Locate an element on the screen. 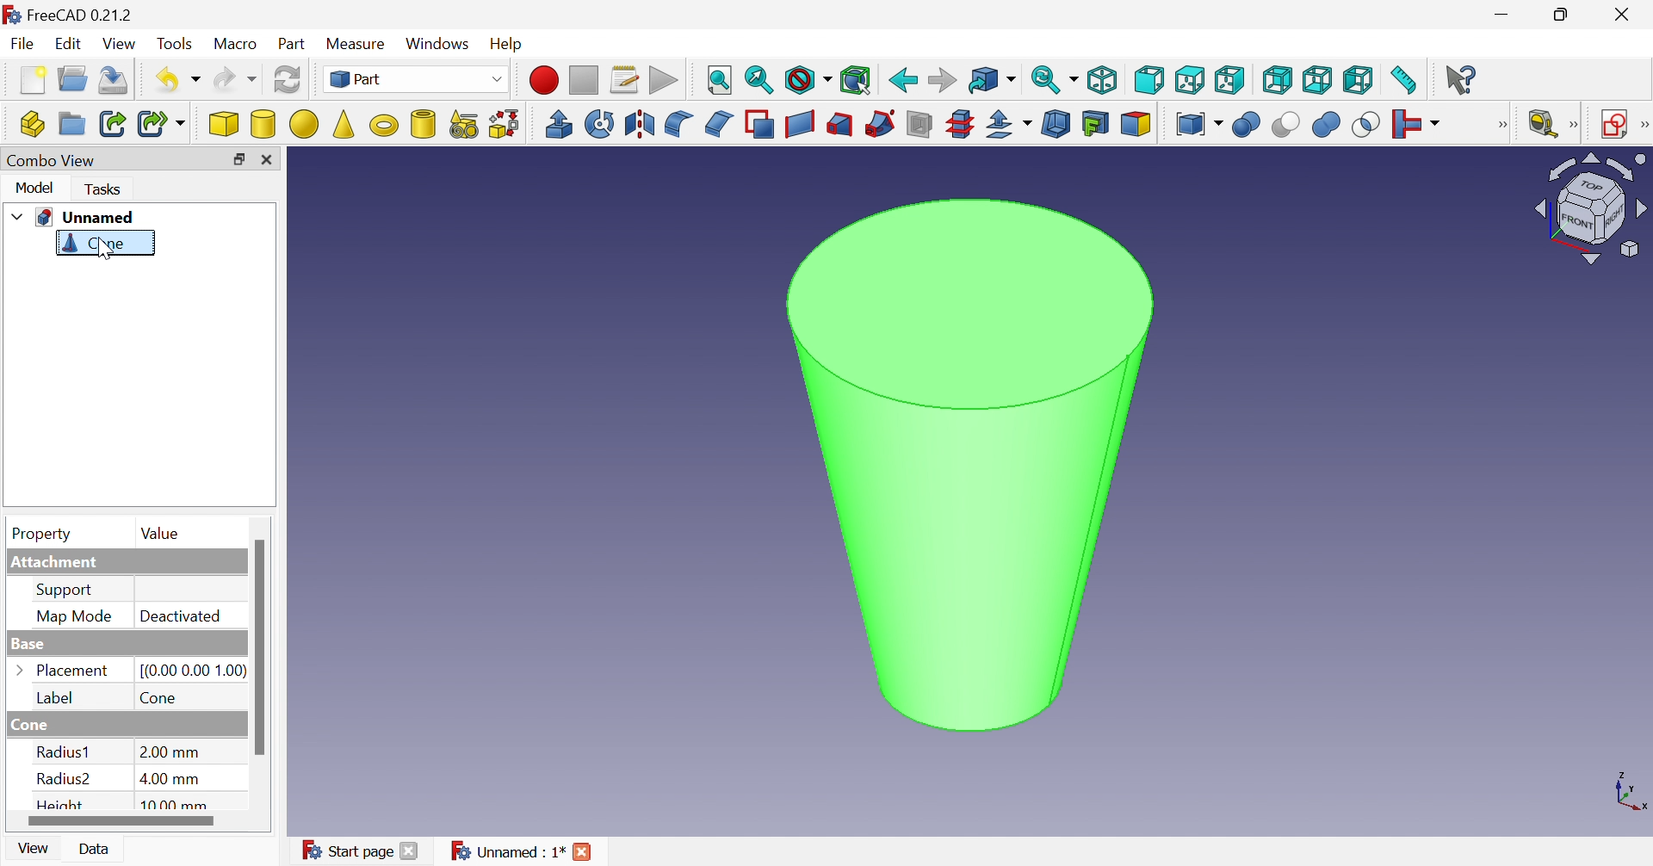 Image resolution: width=1653 pixels, height=866 pixels. Shape builder is located at coordinates (500, 125).